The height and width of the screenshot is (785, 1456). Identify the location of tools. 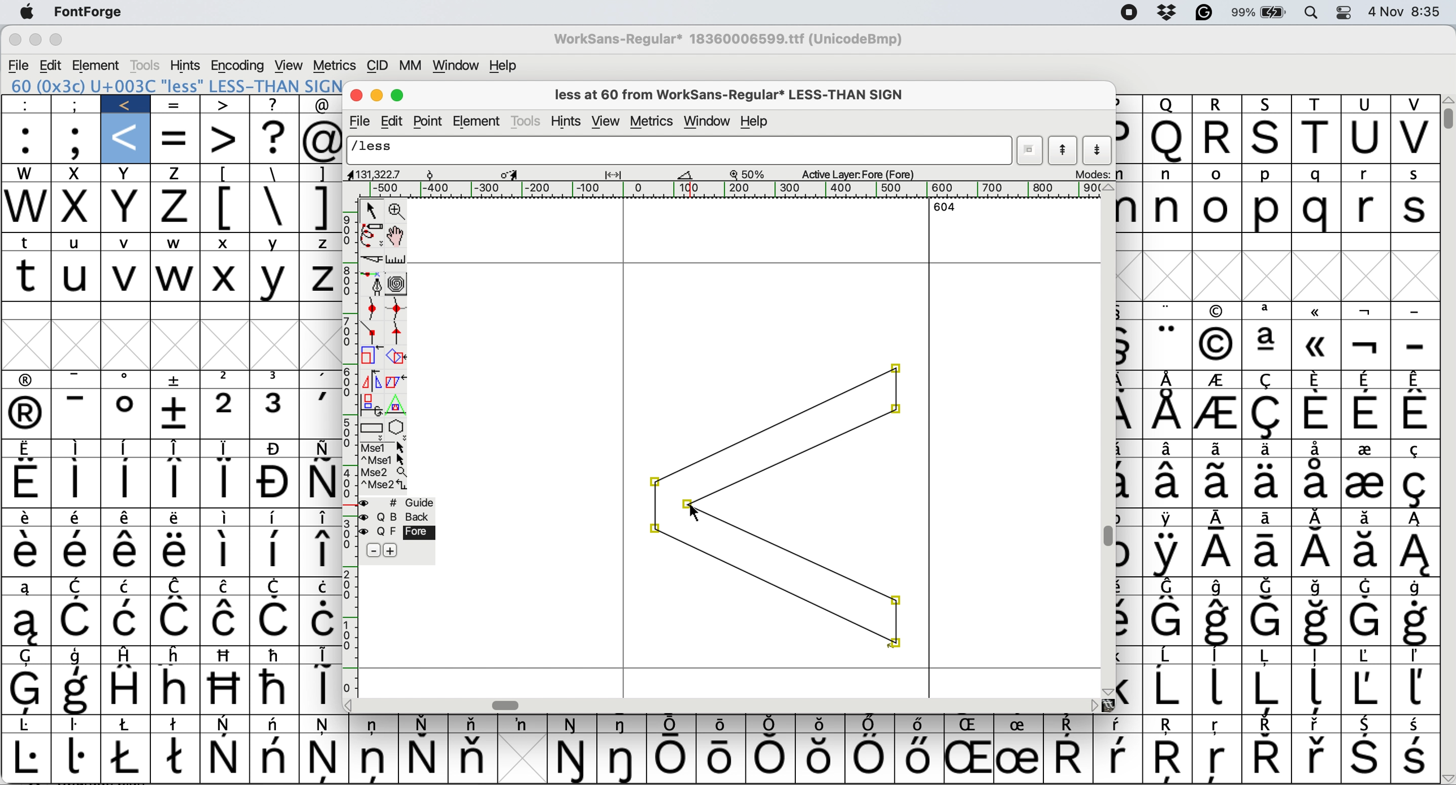
(145, 66).